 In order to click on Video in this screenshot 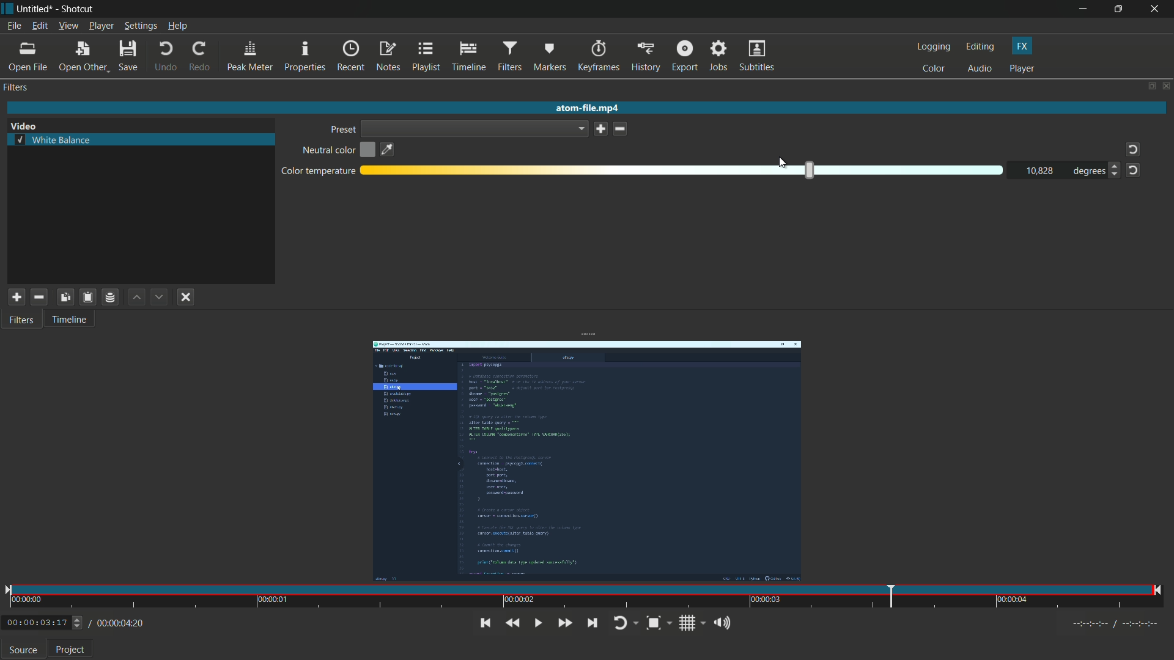, I will do `click(27, 124)`.